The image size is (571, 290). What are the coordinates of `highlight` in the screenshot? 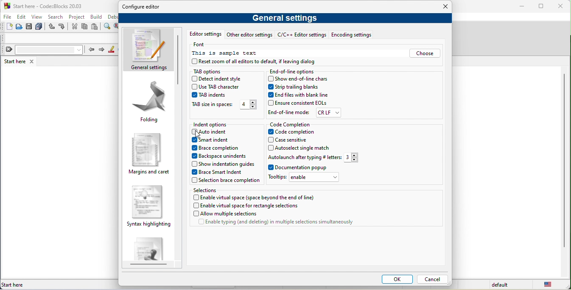 It's located at (115, 50).